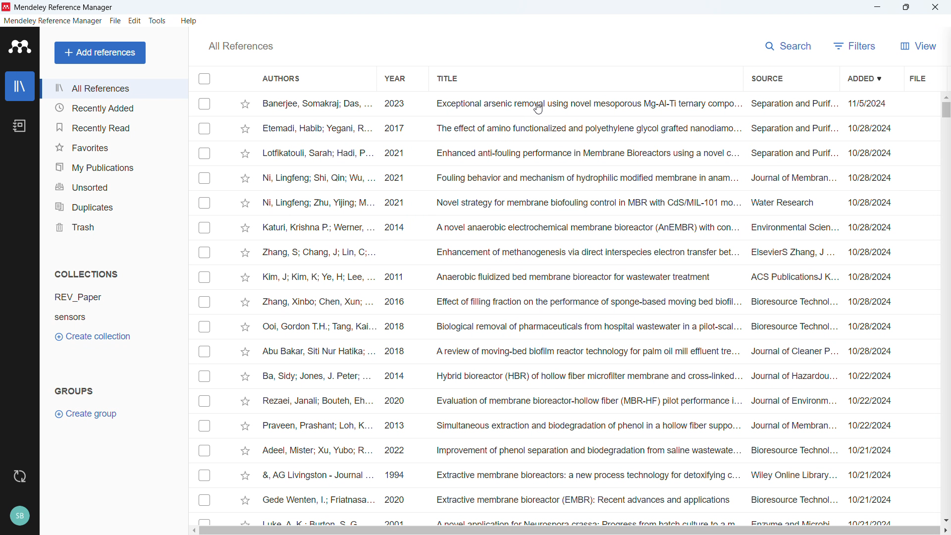 This screenshot has width=951, height=535. I want to click on journal of membrane, so click(793, 173).